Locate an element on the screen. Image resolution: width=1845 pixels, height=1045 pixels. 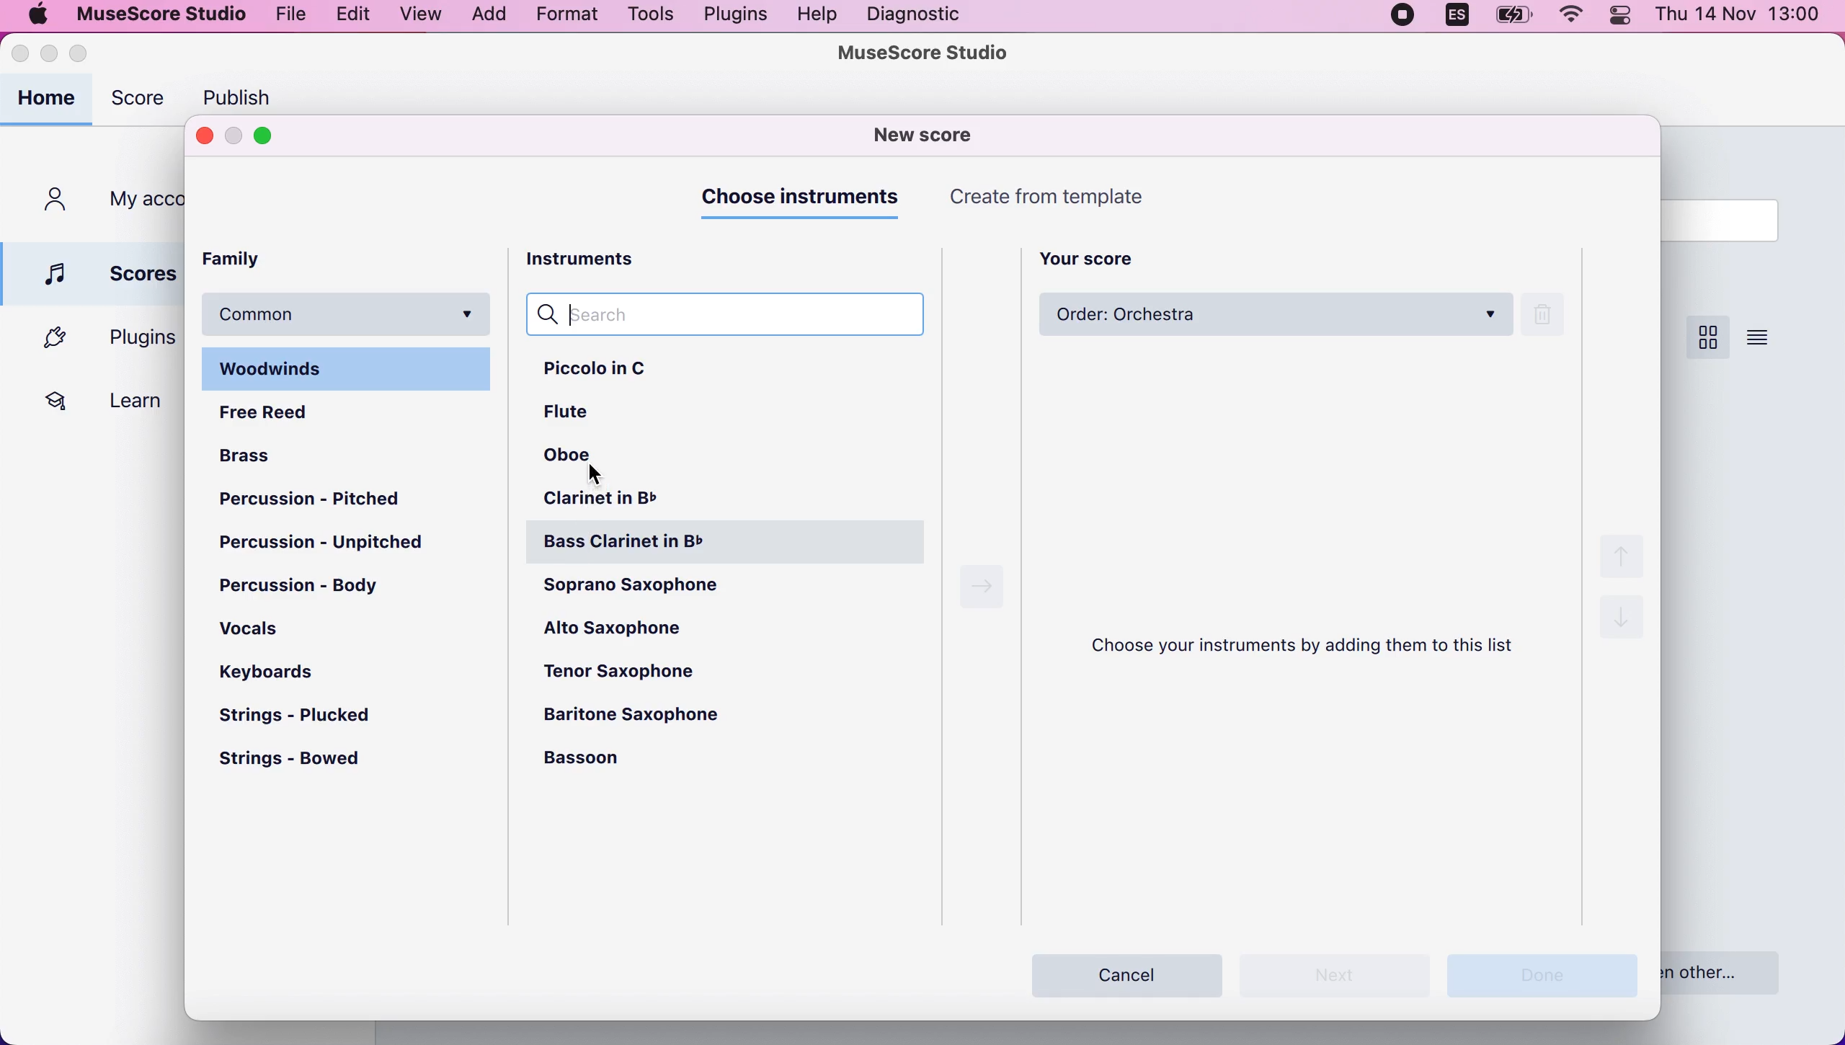
tenor saxophone is located at coordinates (641, 670).